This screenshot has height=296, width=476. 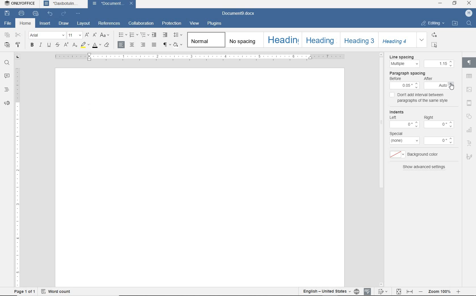 What do you see at coordinates (107, 45) in the screenshot?
I see `clear style` at bounding box center [107, 45].